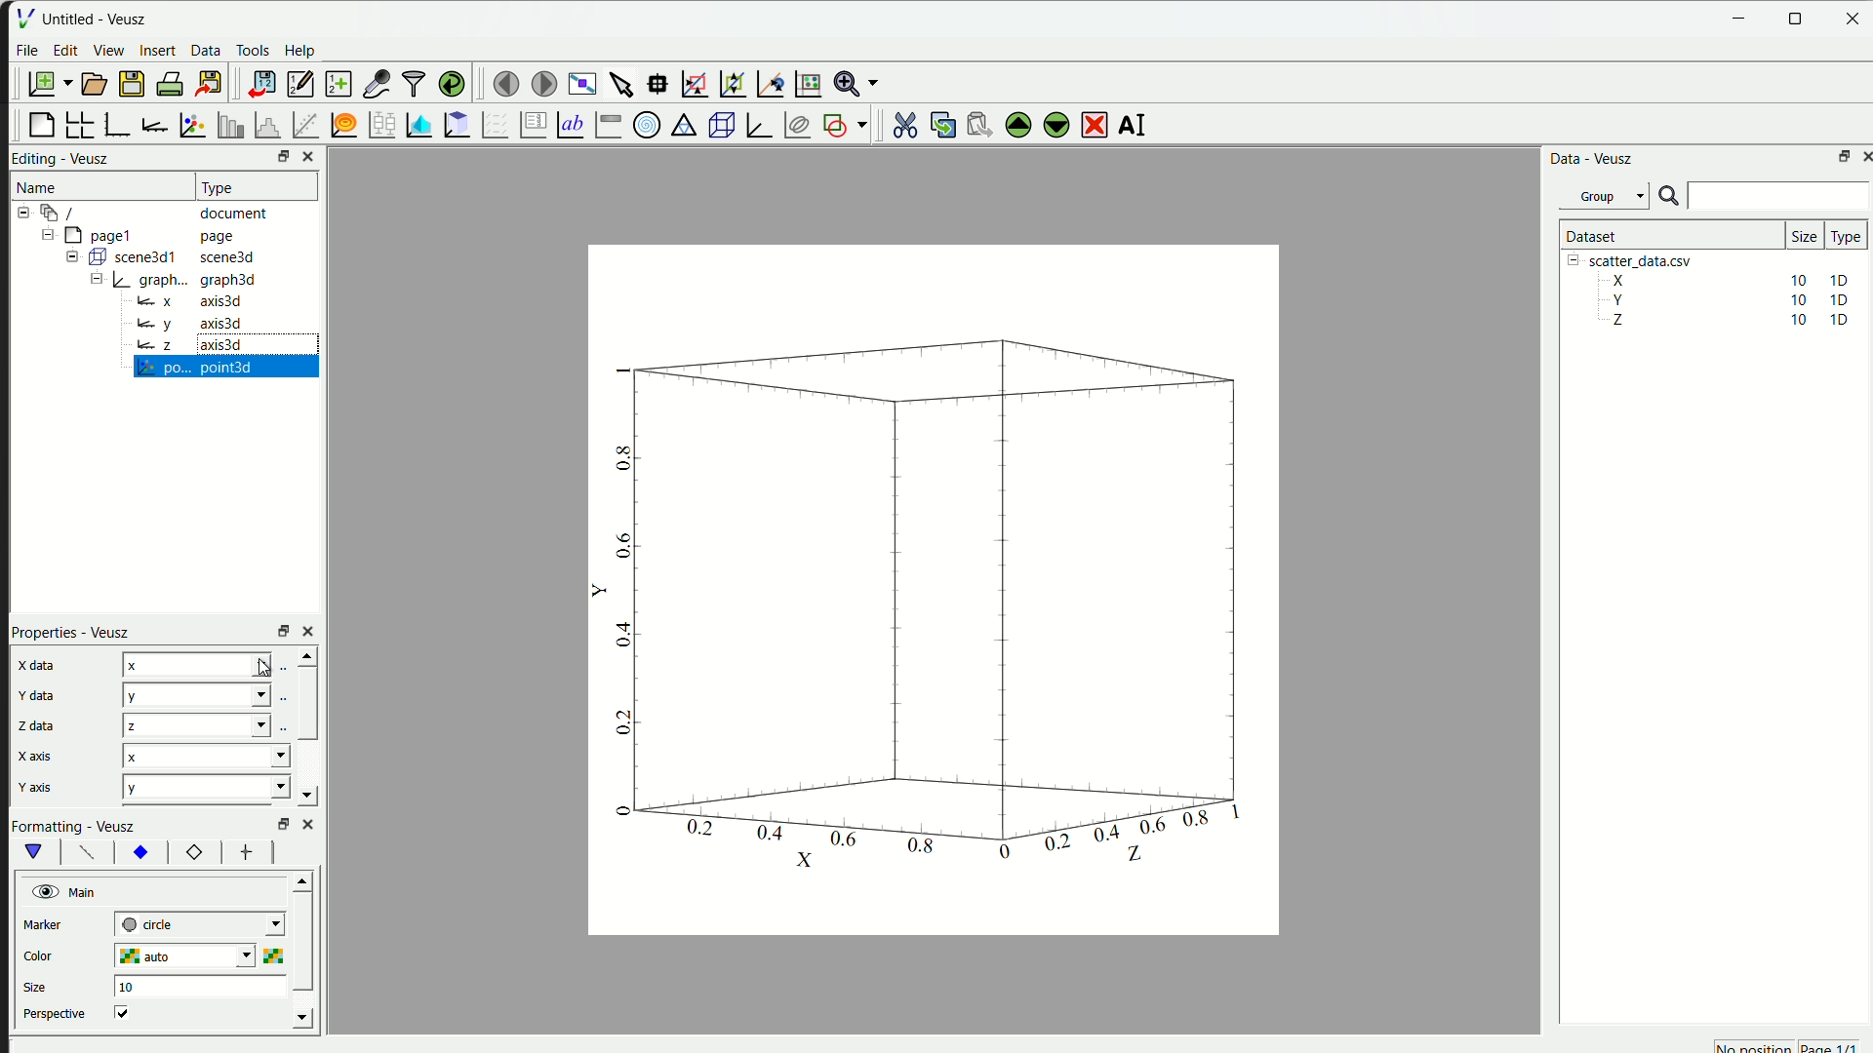 This screenshot has height=1053, width=1873. What do you see at coordinates (205, 957) in the screenshot?
I see `auto` at bounding box center [205, 957].